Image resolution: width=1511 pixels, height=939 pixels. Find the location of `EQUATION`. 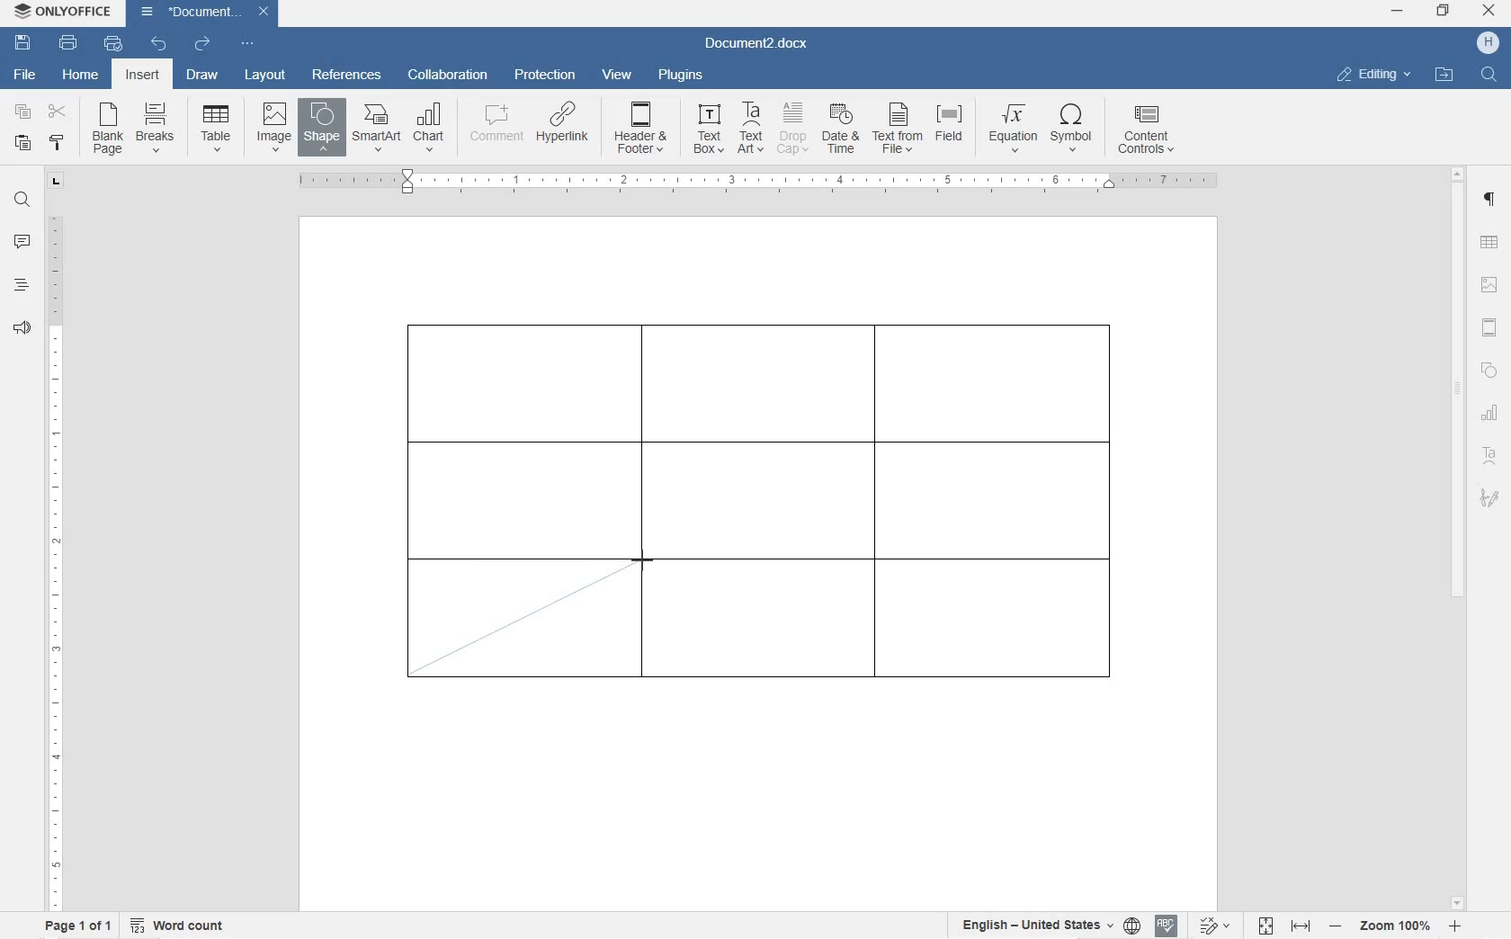

EQUATION is located at coordinates (1014, 129).